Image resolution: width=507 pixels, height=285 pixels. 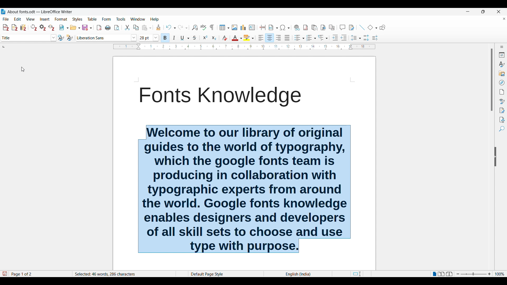 What do you see at coordinates (373, 27) in the screenshot?
I see `Basic shape options` at bounding box center [373, 27].